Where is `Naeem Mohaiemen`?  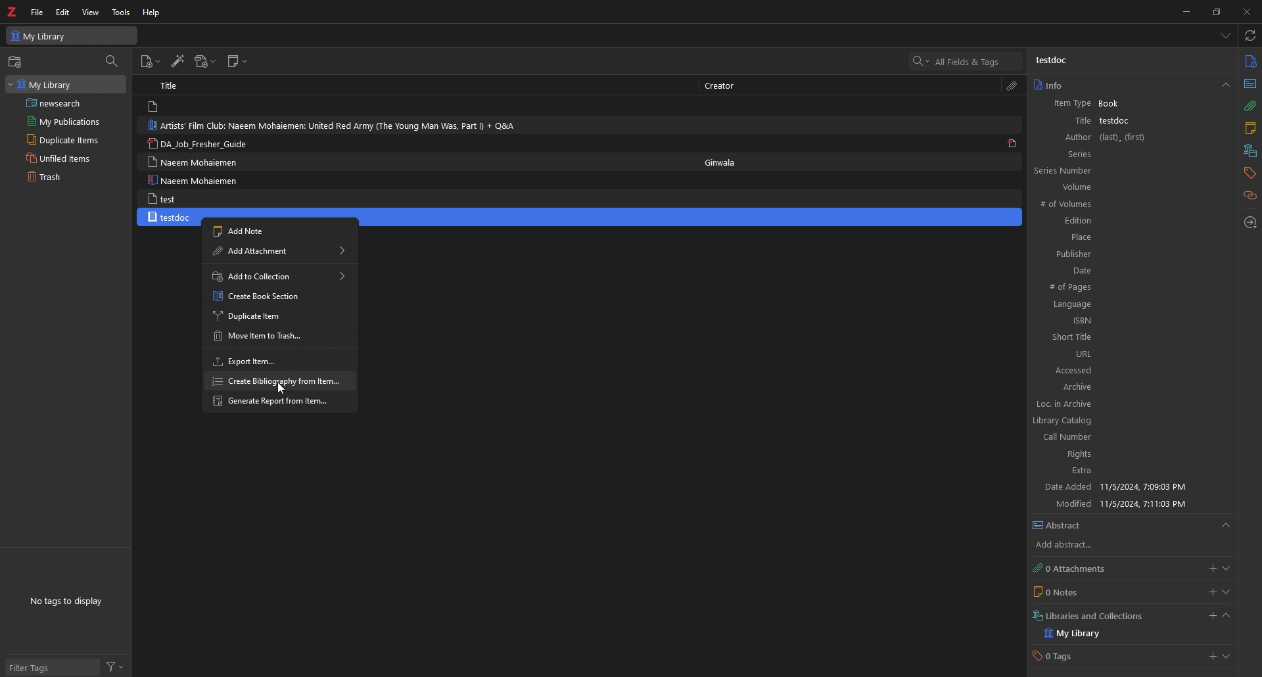 Naeem Mohaiemen is located at coordinates (197, 180).